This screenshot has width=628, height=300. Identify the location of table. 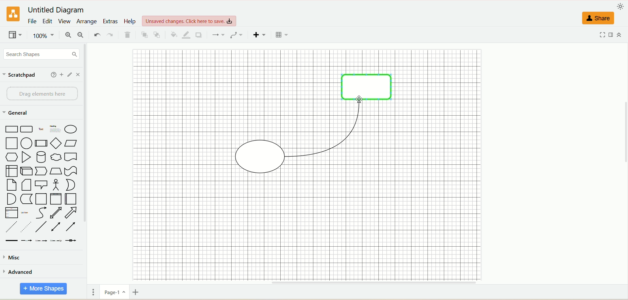
(281, 35).